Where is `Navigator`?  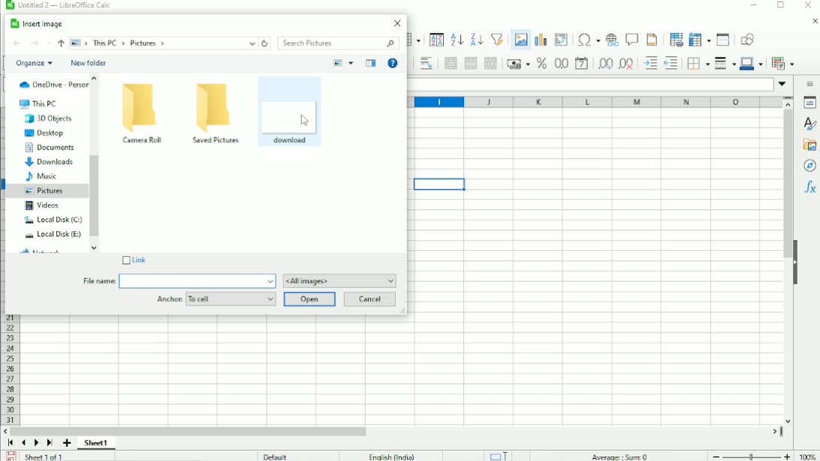 Navigator is located at coordinates (808, 165).